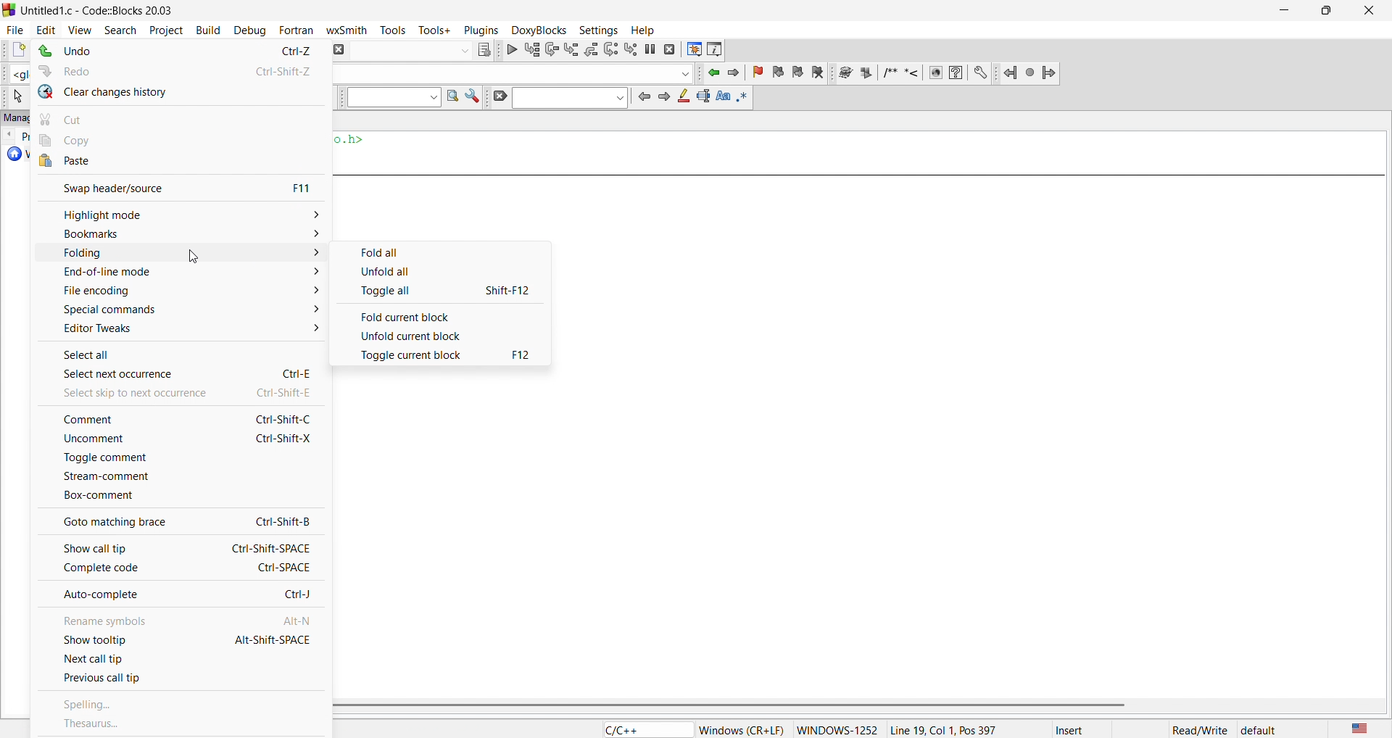 The width and height of the screenshot is (1392, 738). I want to click on setting, so click(596, 29).